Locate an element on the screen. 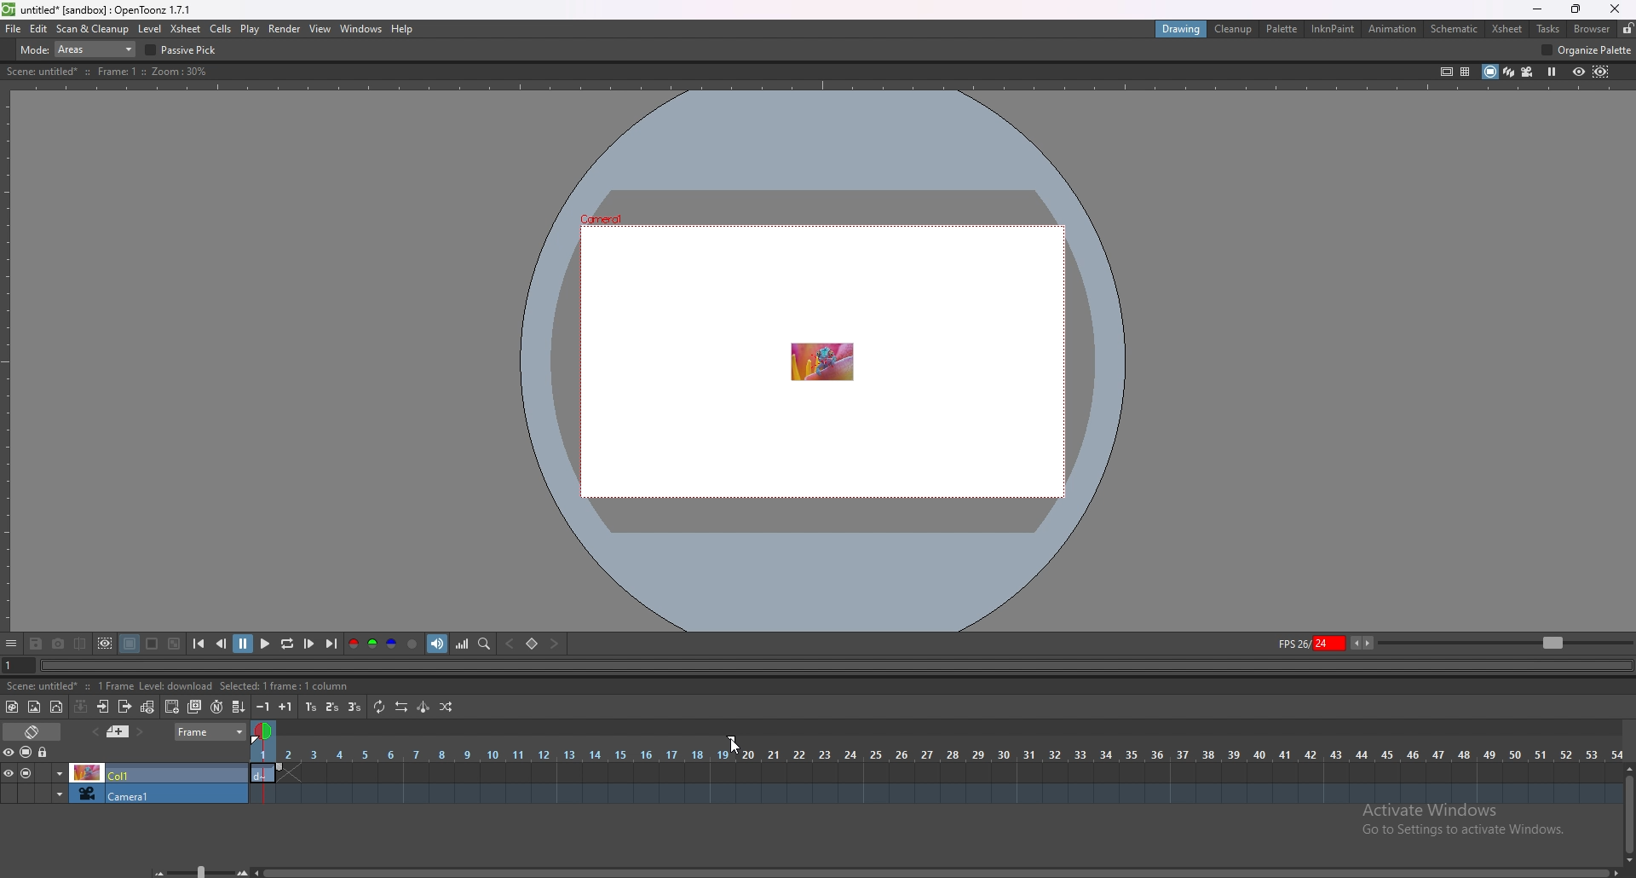 This screenshot has width=1636, height=878. next key is located at coordinates (553, 643).